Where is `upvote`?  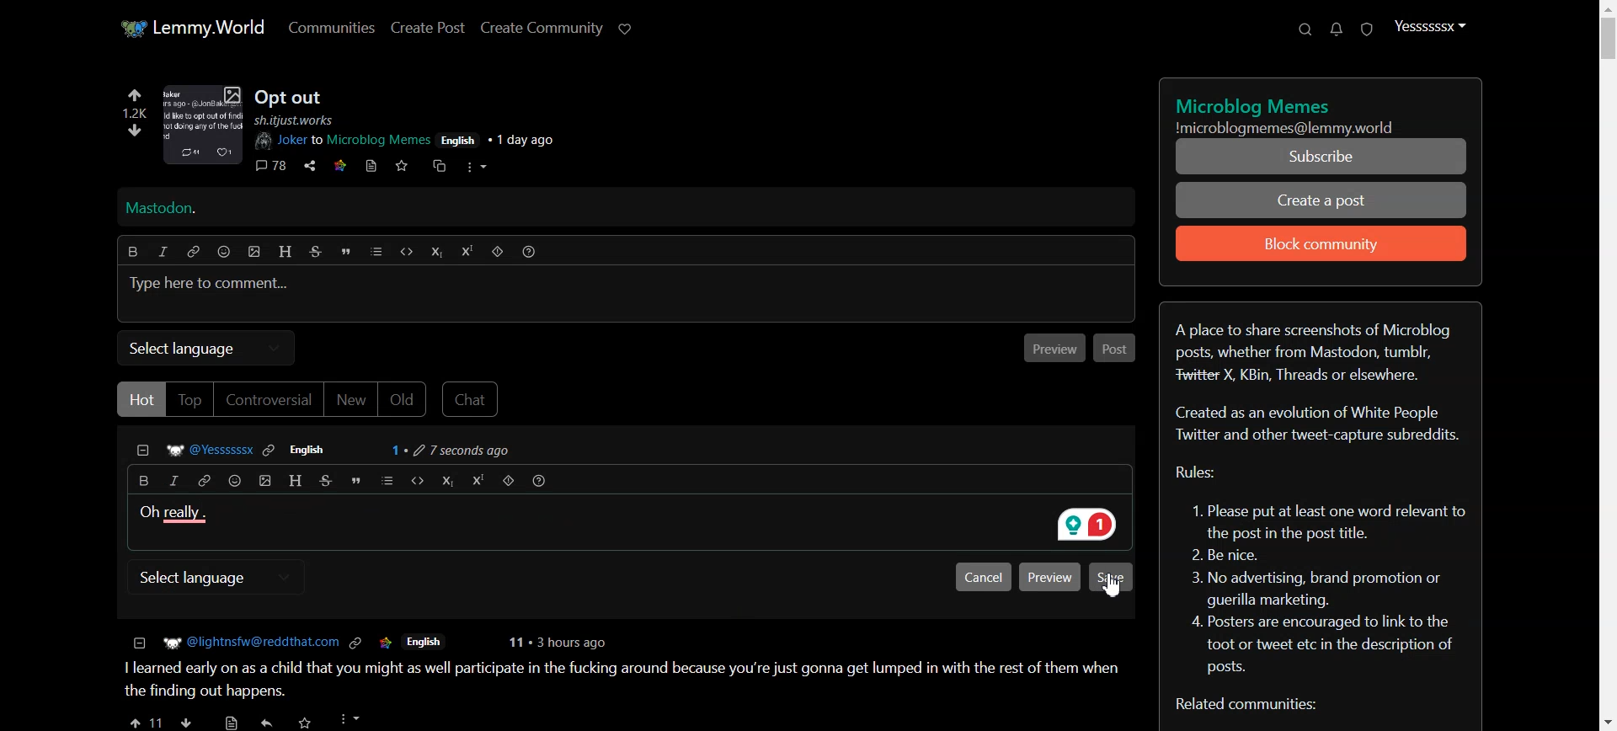 upvote is located at coordinates (145, 718).